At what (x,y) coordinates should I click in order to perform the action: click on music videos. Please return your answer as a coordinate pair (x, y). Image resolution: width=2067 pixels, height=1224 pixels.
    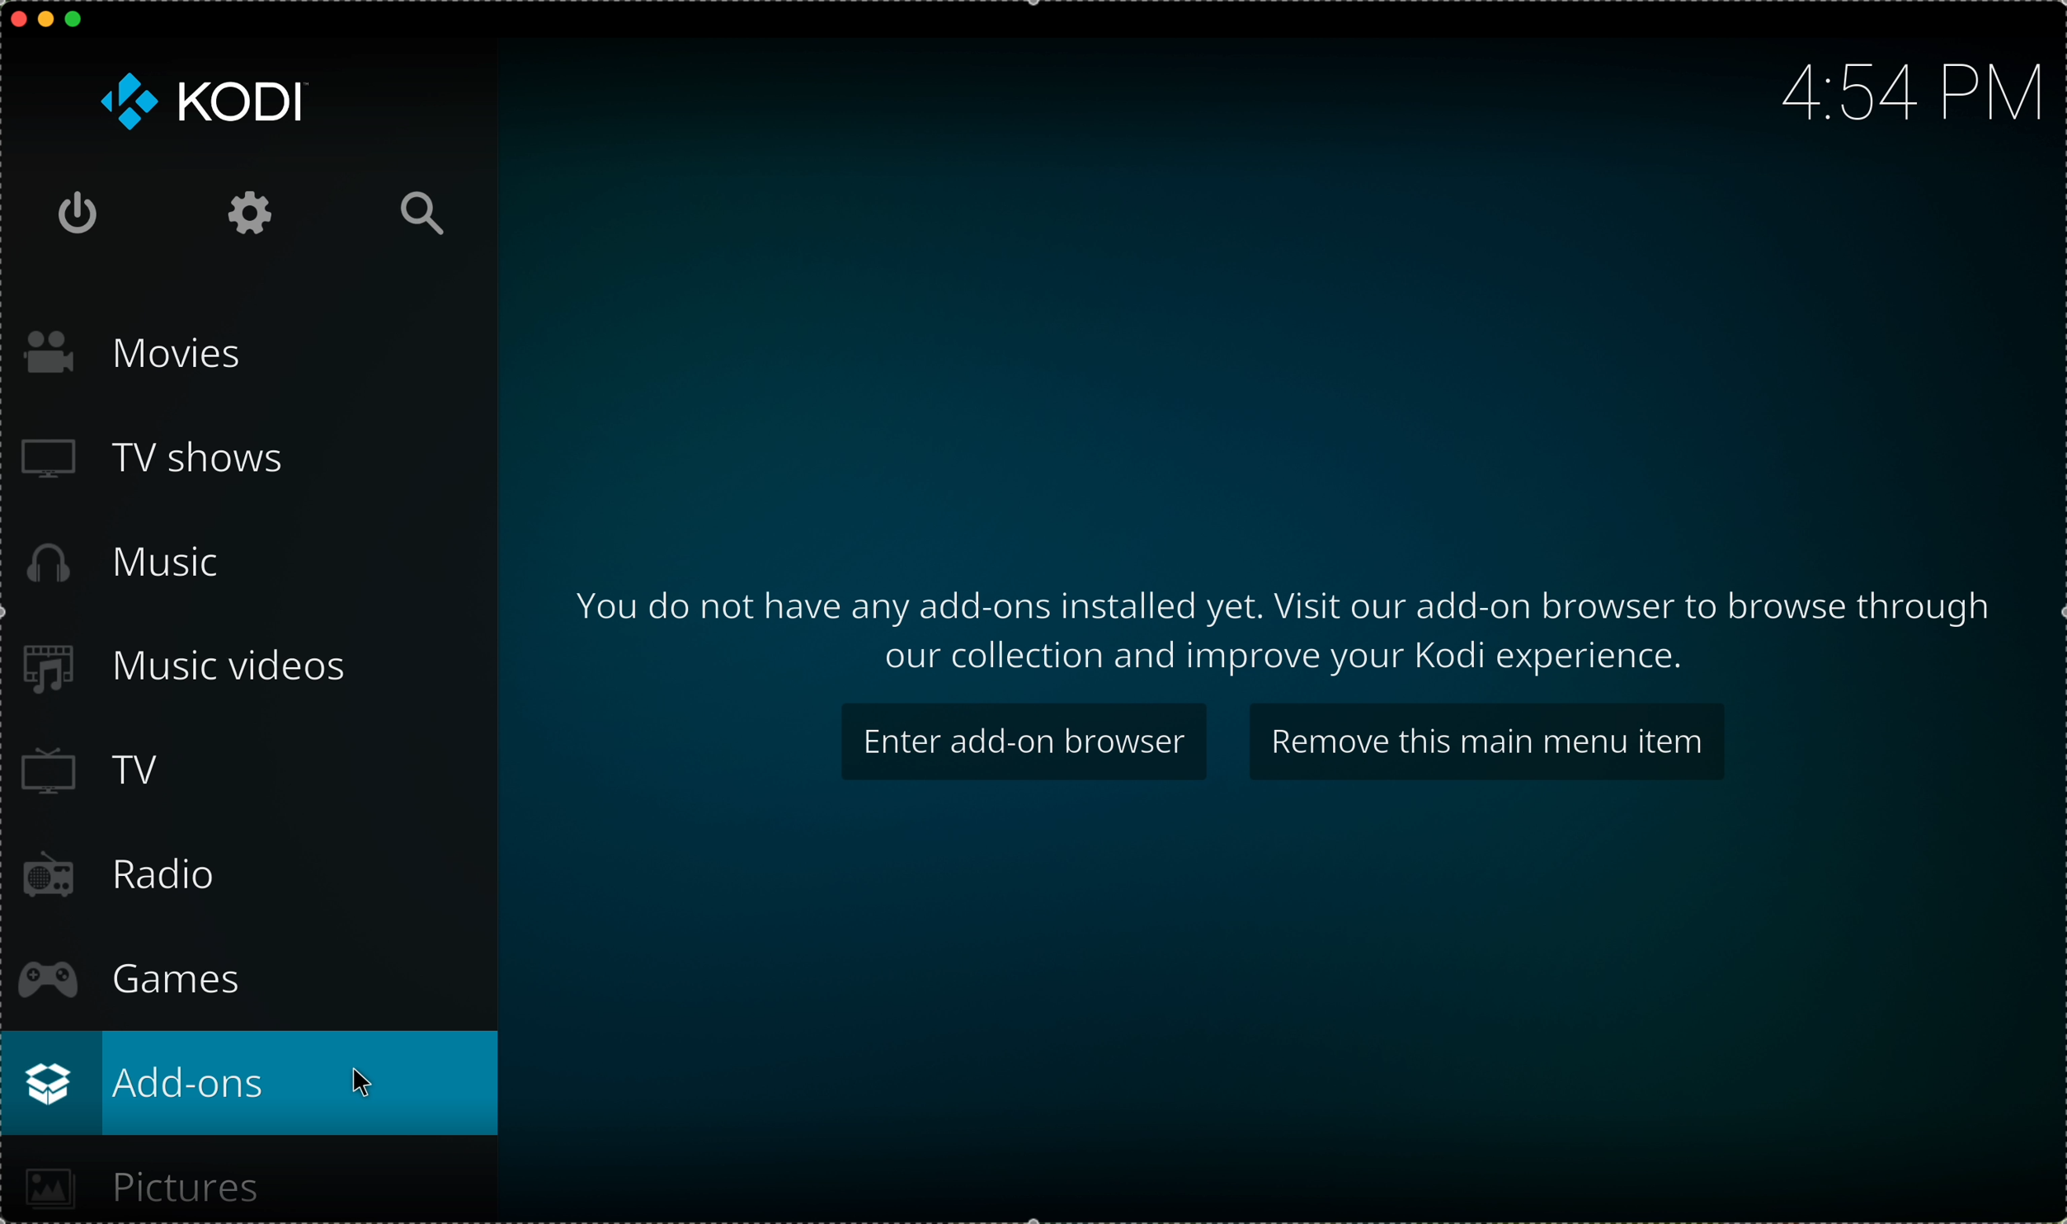
    Looking at the image, I should click on (189, 669).